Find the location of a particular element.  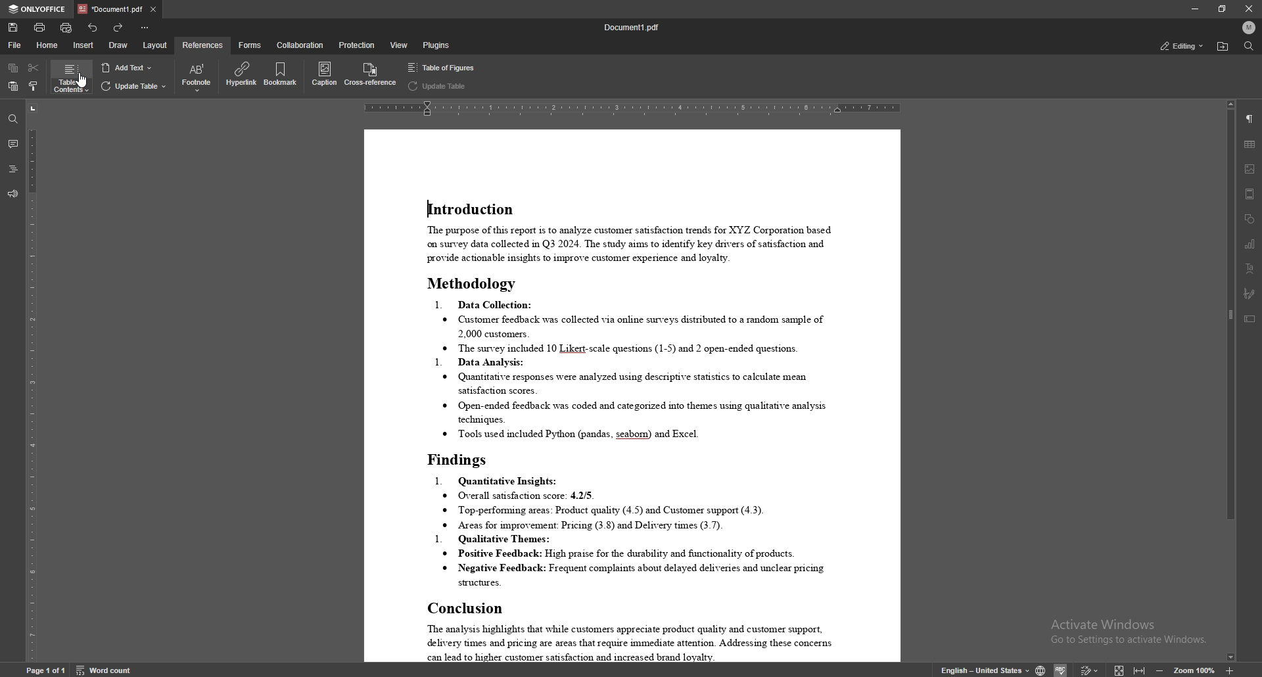

paste is located at coordinates (13, 86).